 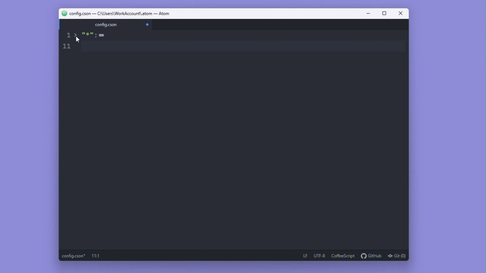 What do you see at coordinates (73, 256) in the screenshot?
I see `config.cson` at bounding box center [73, 256].